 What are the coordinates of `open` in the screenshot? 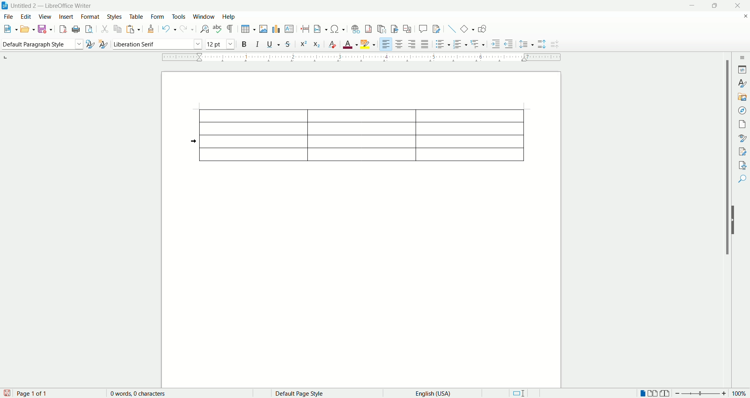 It's located at (28, 30).